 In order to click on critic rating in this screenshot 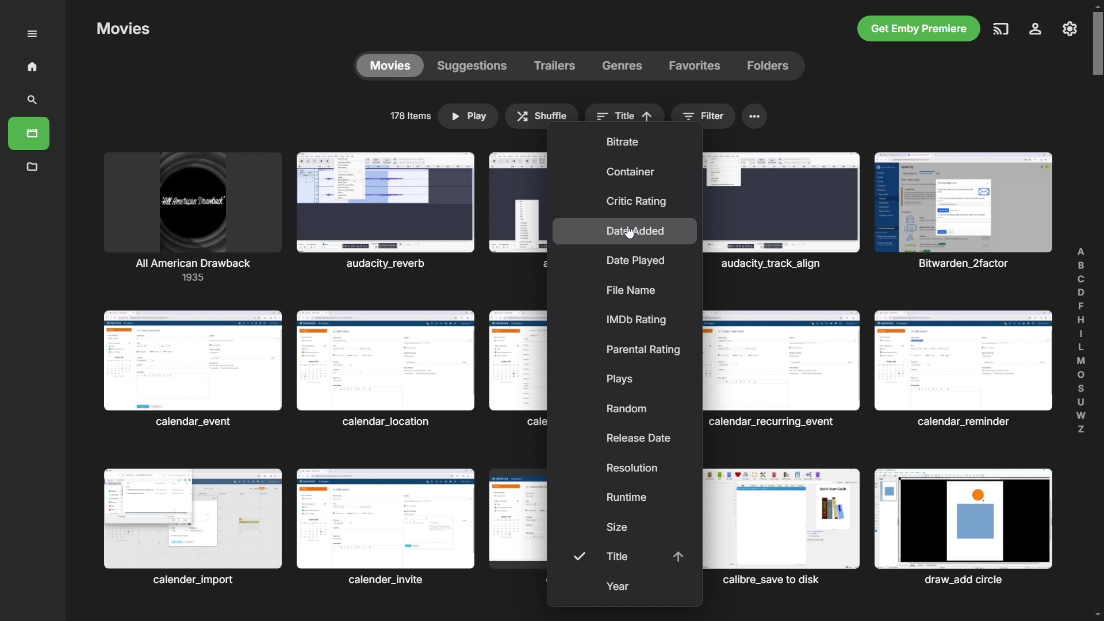, I will do `click(626, 200)`.